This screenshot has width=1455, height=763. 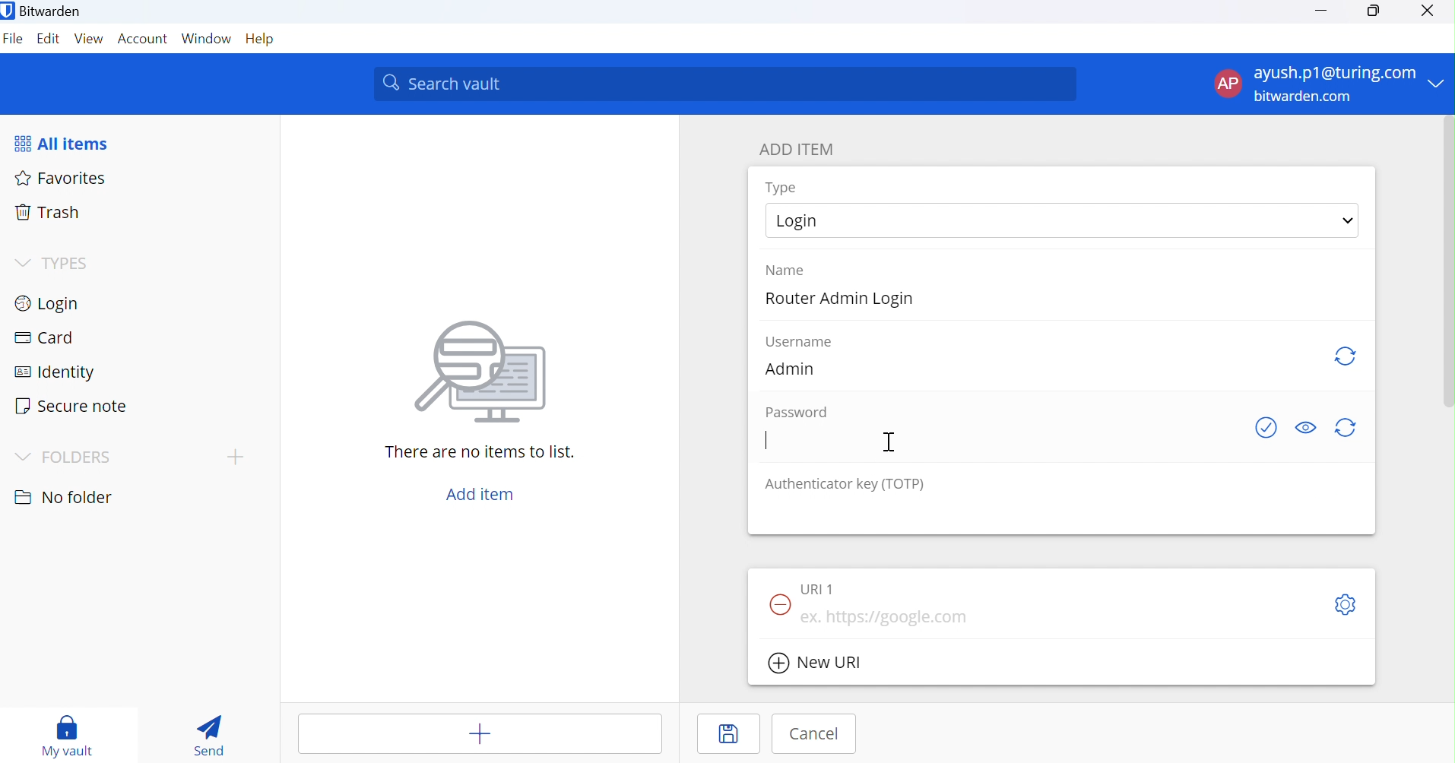 What do you see at coordinates (1373, 11) in the screenshot?
I see `Restore Down` at bounding box center [1373, 11].